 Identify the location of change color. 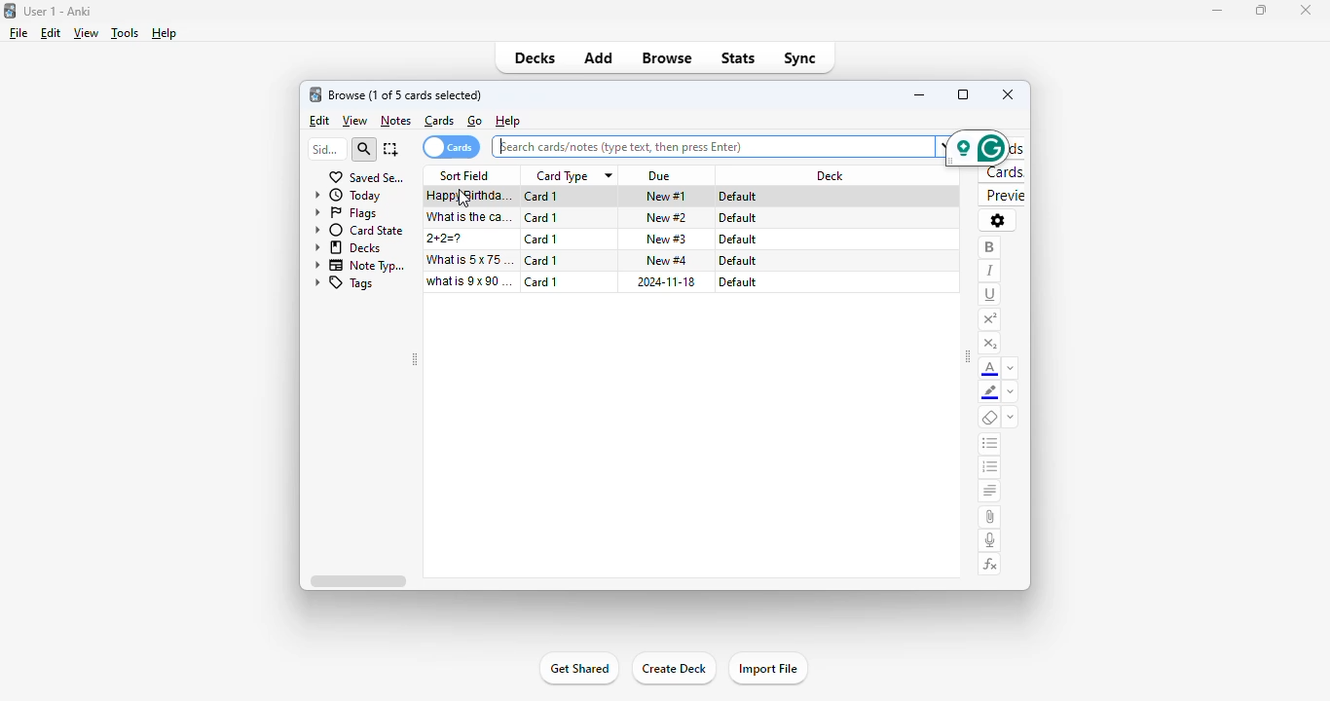
(1011, 367).